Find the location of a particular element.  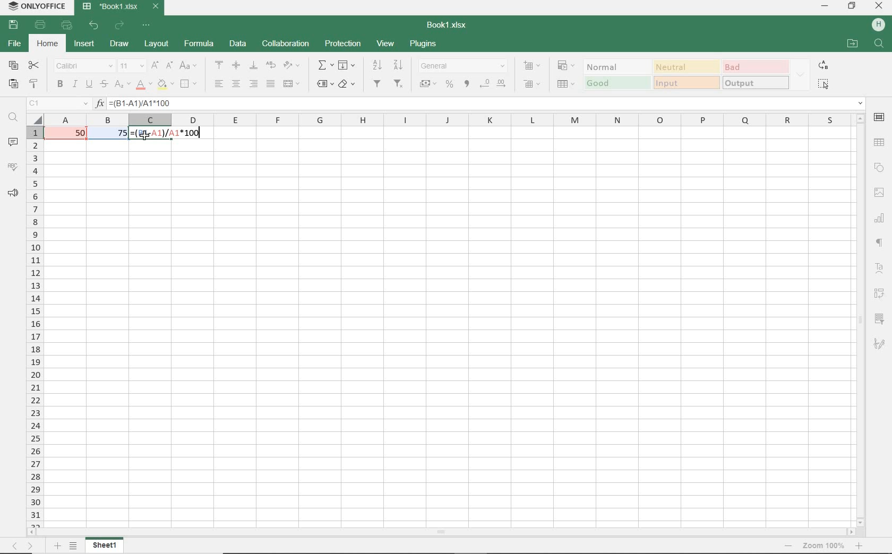

borders is located at coordinates (190, 83).